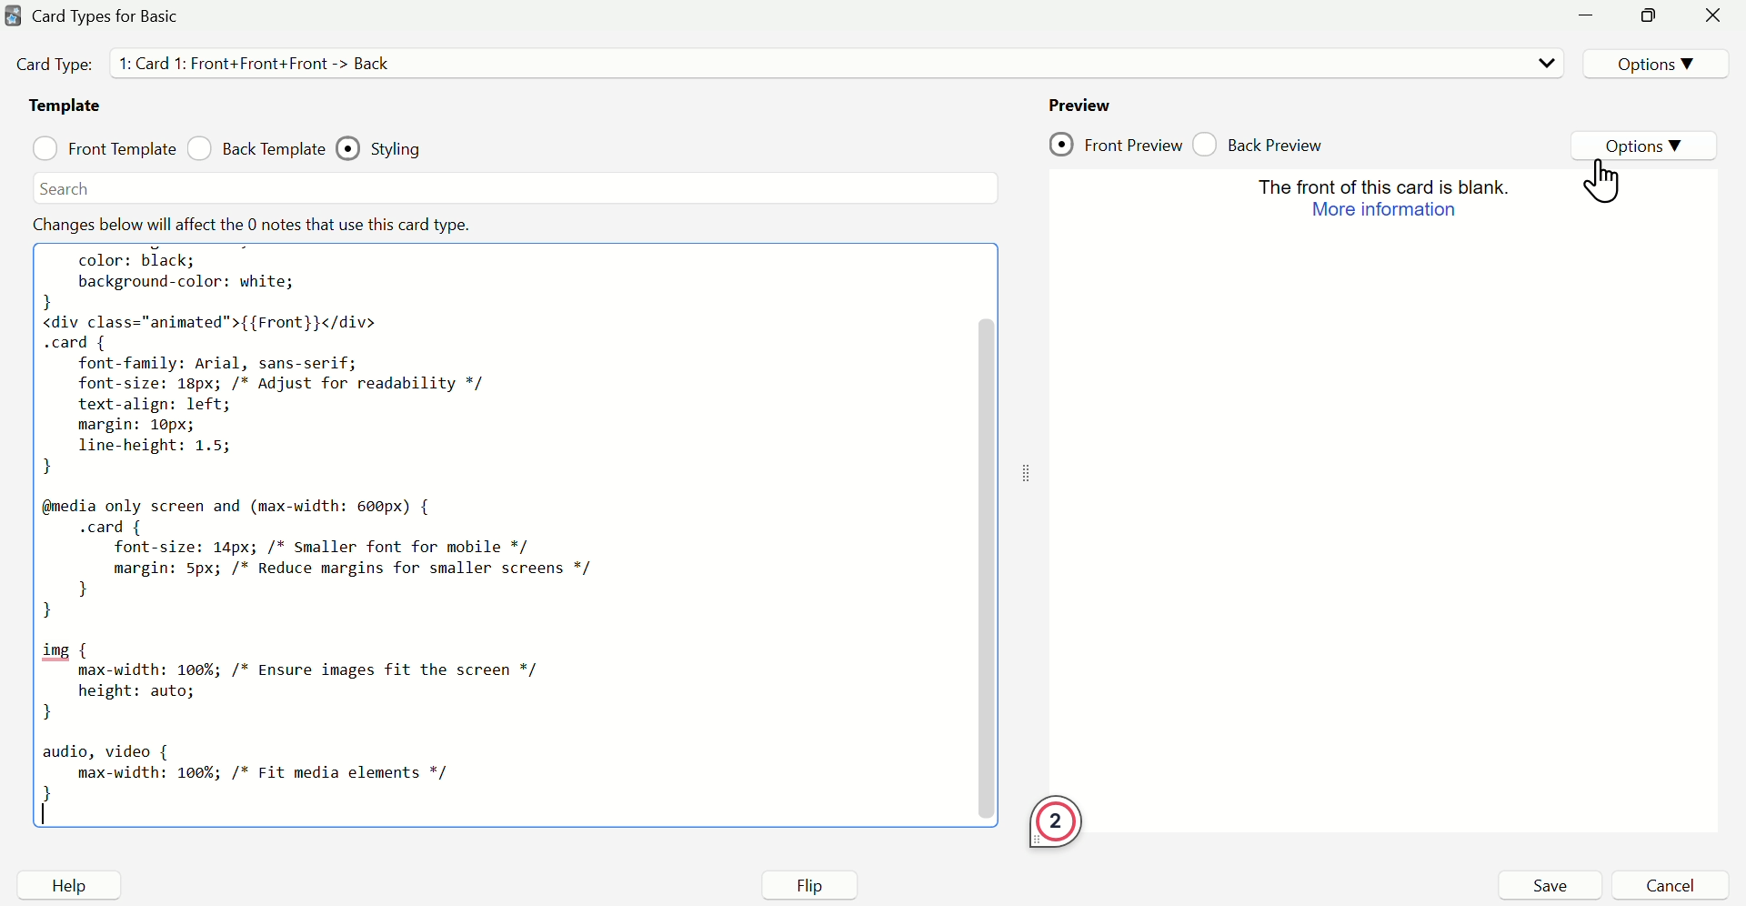 This screenshot has width=1746, height=906. What do you see at coordinates (104, 148) in the screenshot?
I see `Front Template` at bounding box center [104, 148].